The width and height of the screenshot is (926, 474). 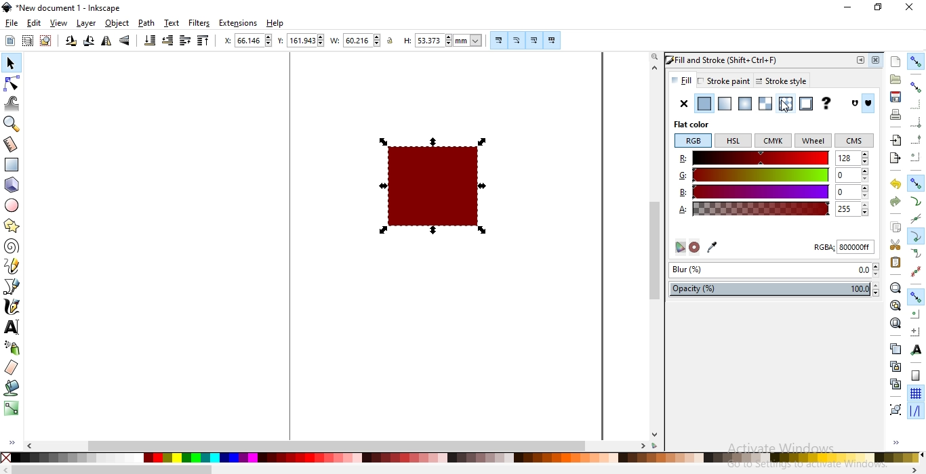 I want to click on fill, so click(x=681, y=80).